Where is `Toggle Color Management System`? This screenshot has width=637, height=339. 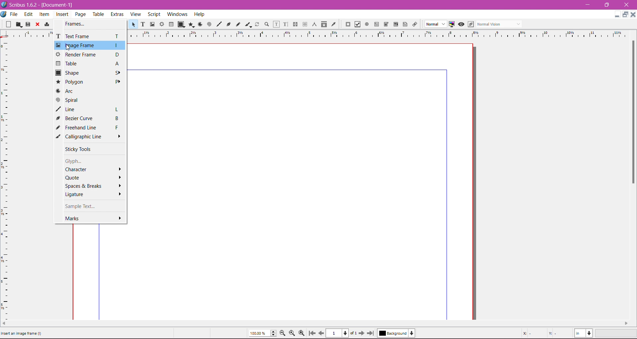
Toggle Color Management System is located at coordinates (451, 25).